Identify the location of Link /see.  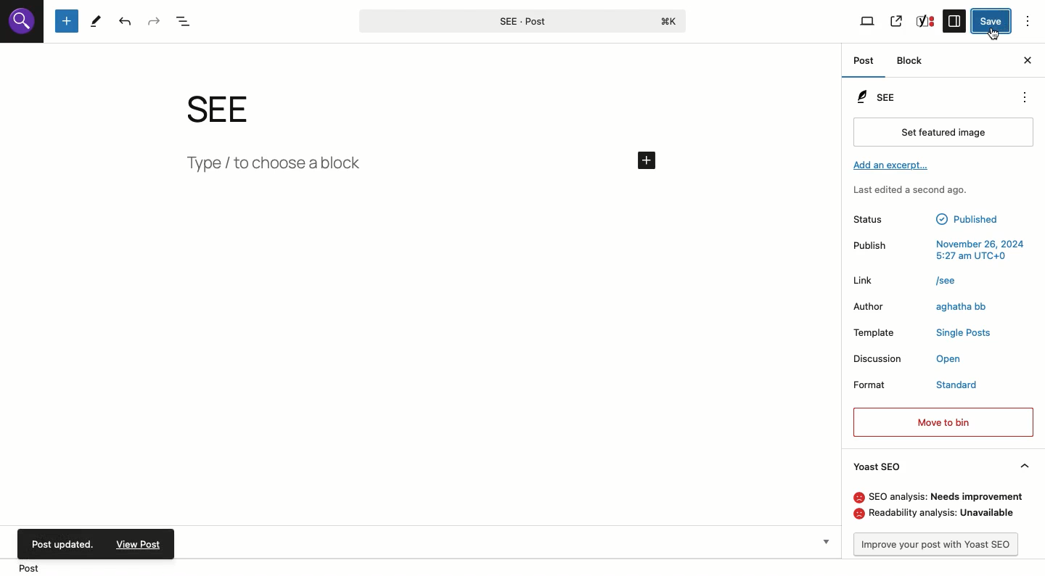
(912, 283).